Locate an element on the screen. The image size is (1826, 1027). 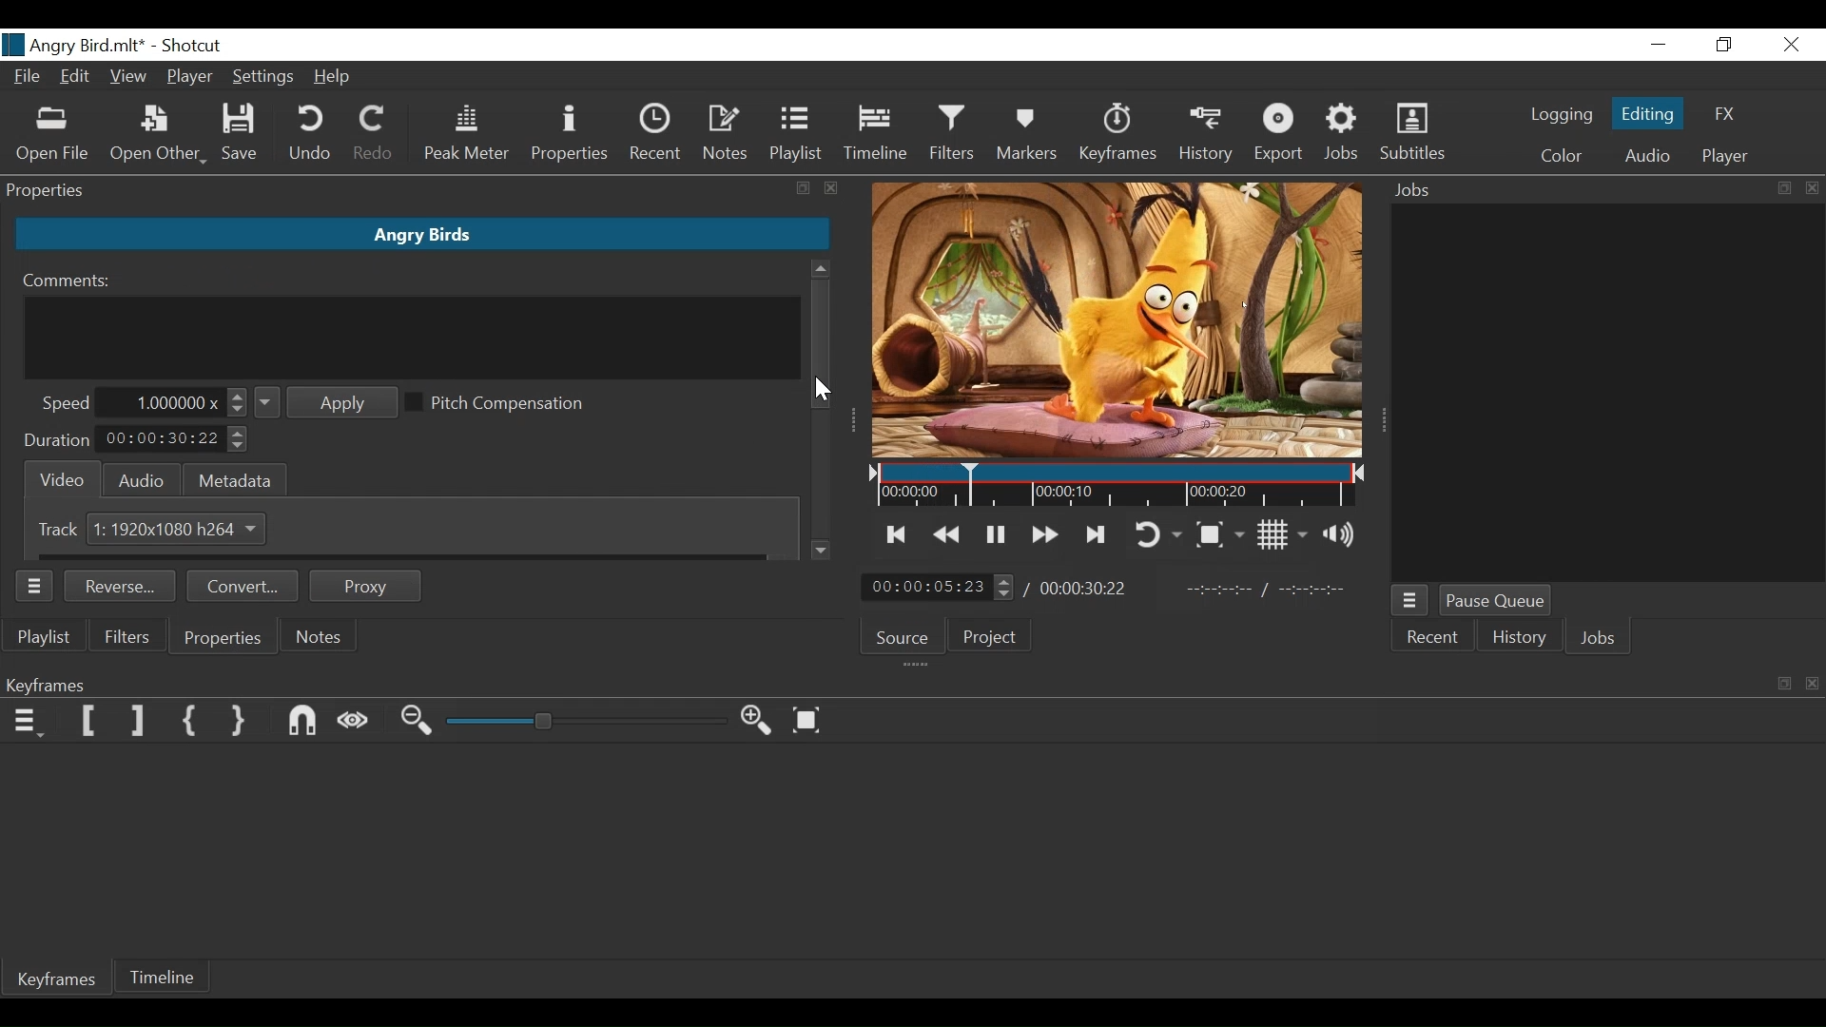
Set Filter First is located at coordinates (89, 720).